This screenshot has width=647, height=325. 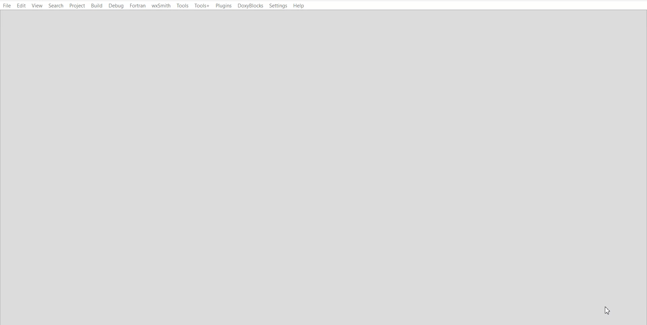 I want to click on Build, so click(x=96, y=6).